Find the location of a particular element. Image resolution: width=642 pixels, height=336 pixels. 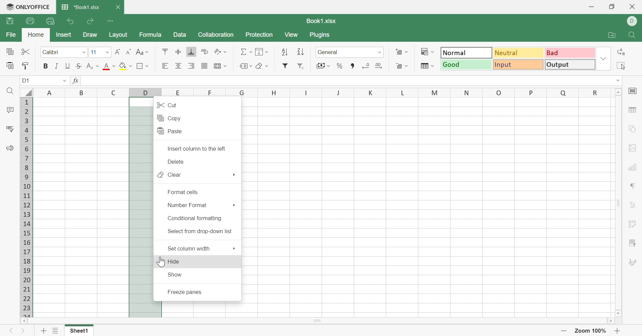

Paste is located at coordinates (170, 131).